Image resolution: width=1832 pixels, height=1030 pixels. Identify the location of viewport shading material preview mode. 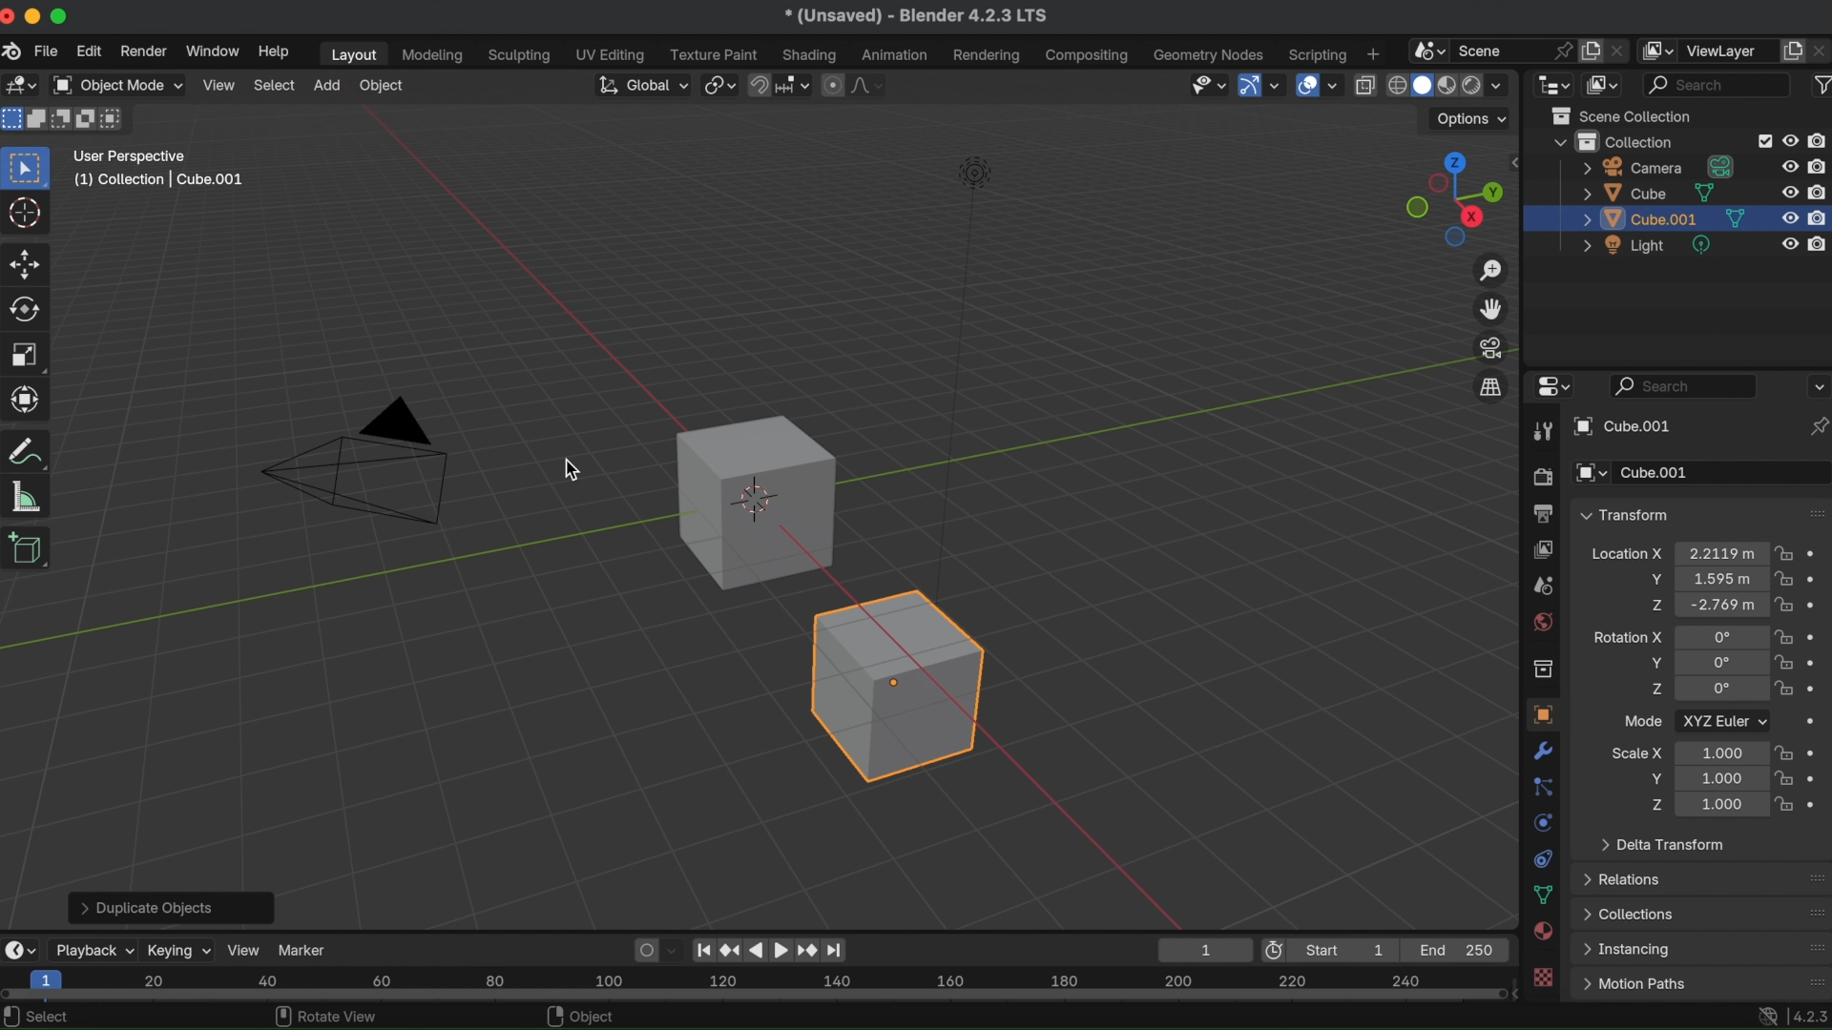
(1445, 87).